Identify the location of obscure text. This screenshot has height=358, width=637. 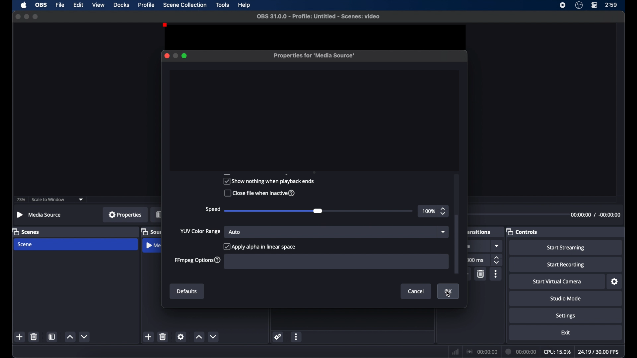
(468, 246).